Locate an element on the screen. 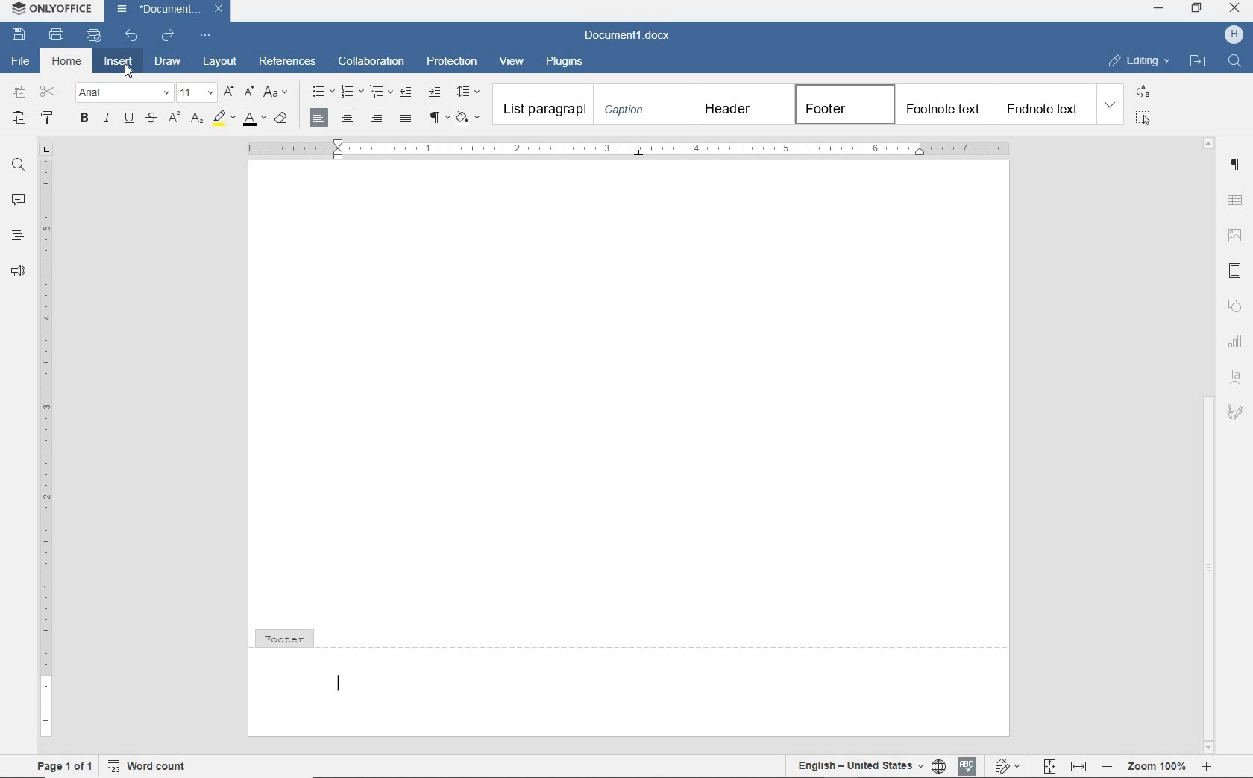 The height and width of the screenshot is (778, 1253). find is located at coordinates (16, 165).